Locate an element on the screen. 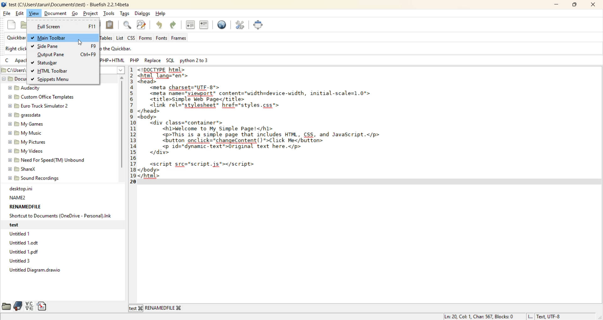 The width and height of the screenshot is (603, 320). cursor is located at coordinates (80, 43).